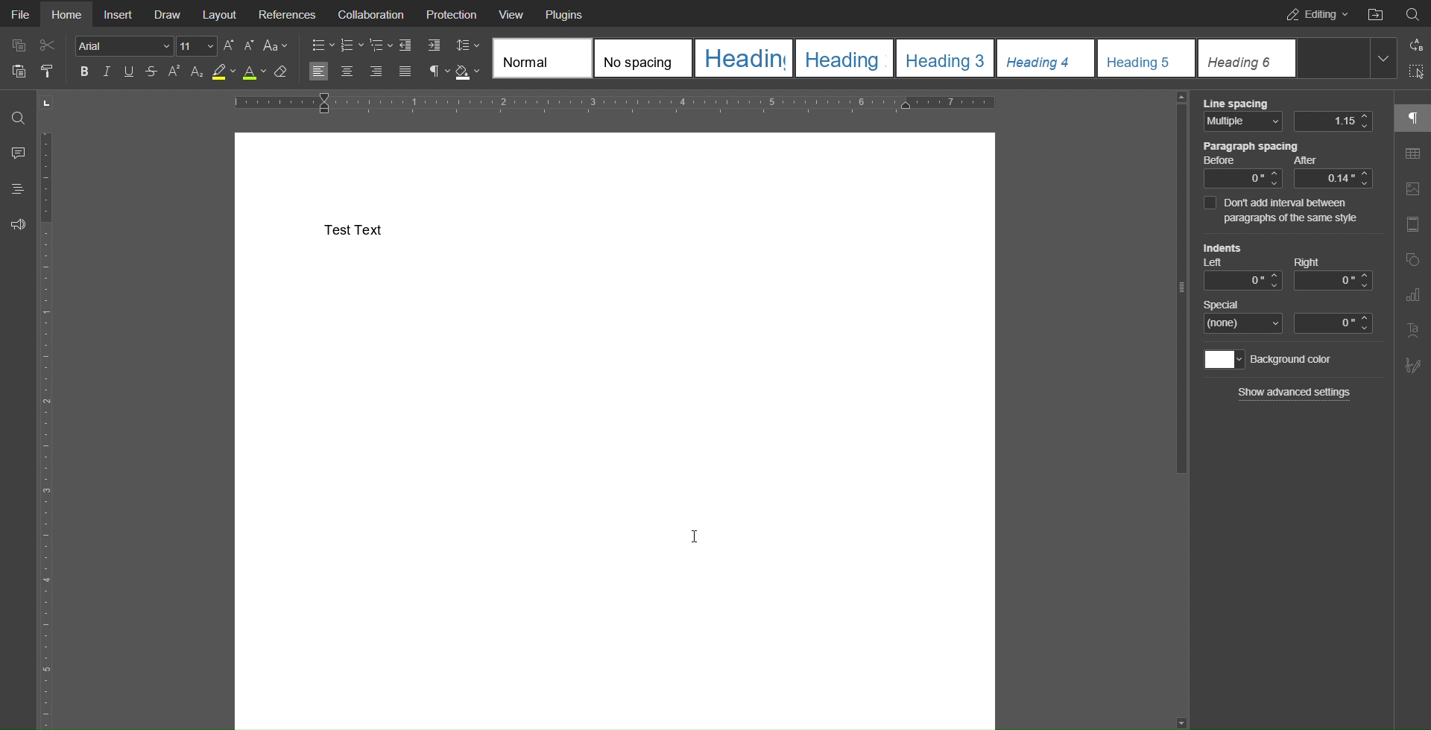 The width and height of the screenshot is (1431, 730). I want to click on Italics, so click(109, 72).